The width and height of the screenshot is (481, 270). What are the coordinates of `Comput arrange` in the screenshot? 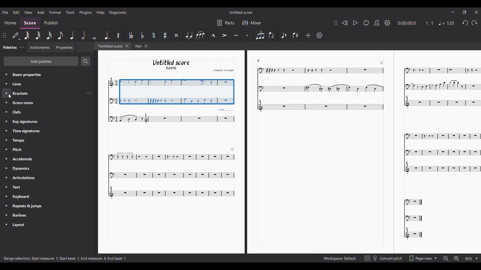 It's located at (222, 70).